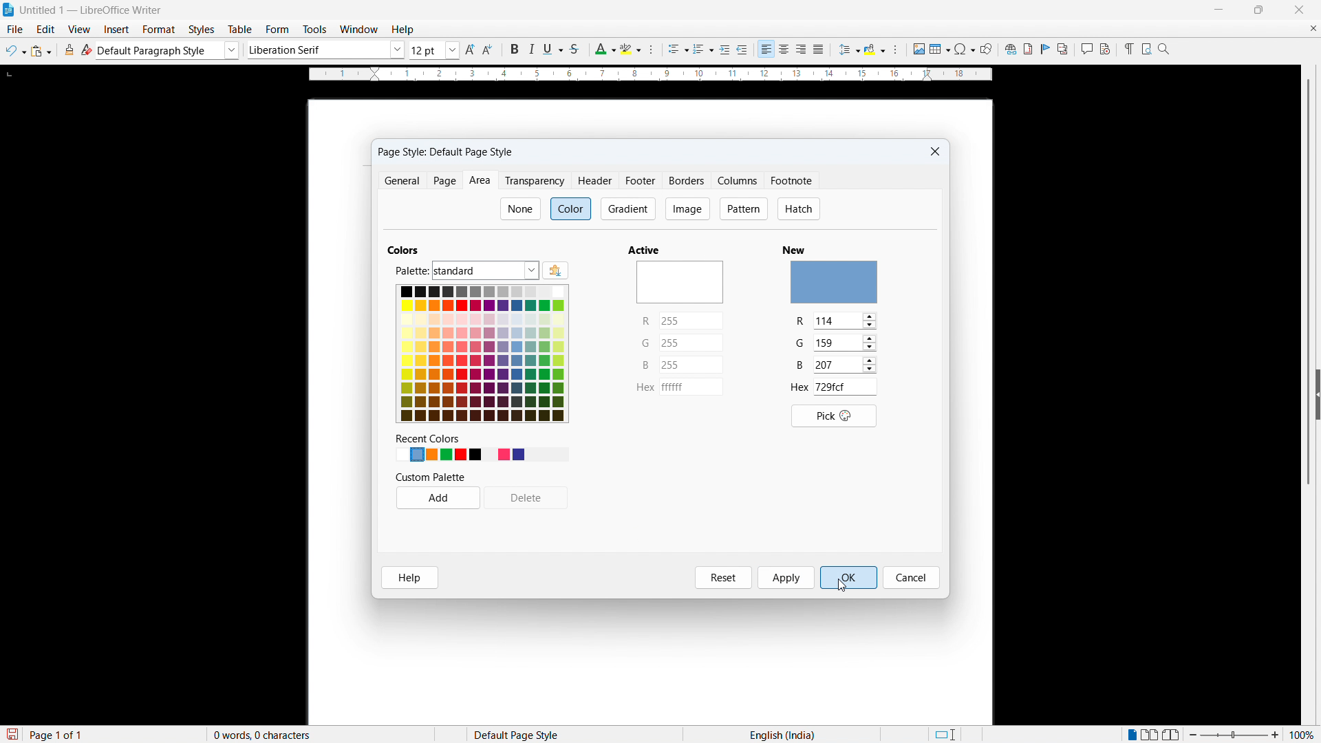 The image size is (1321, 743). I want to click on Pallete , so click(484, 270).